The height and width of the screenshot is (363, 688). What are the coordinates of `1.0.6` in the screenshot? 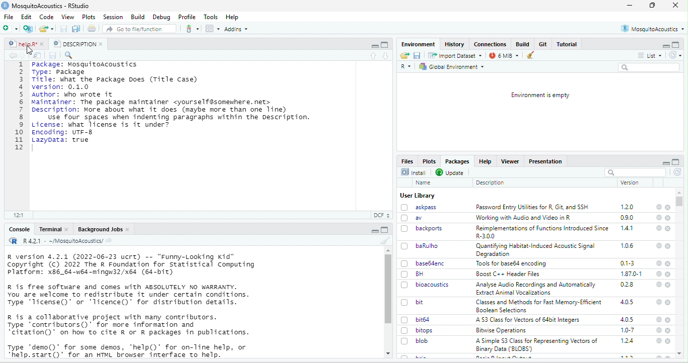 It's located at (627, 245).